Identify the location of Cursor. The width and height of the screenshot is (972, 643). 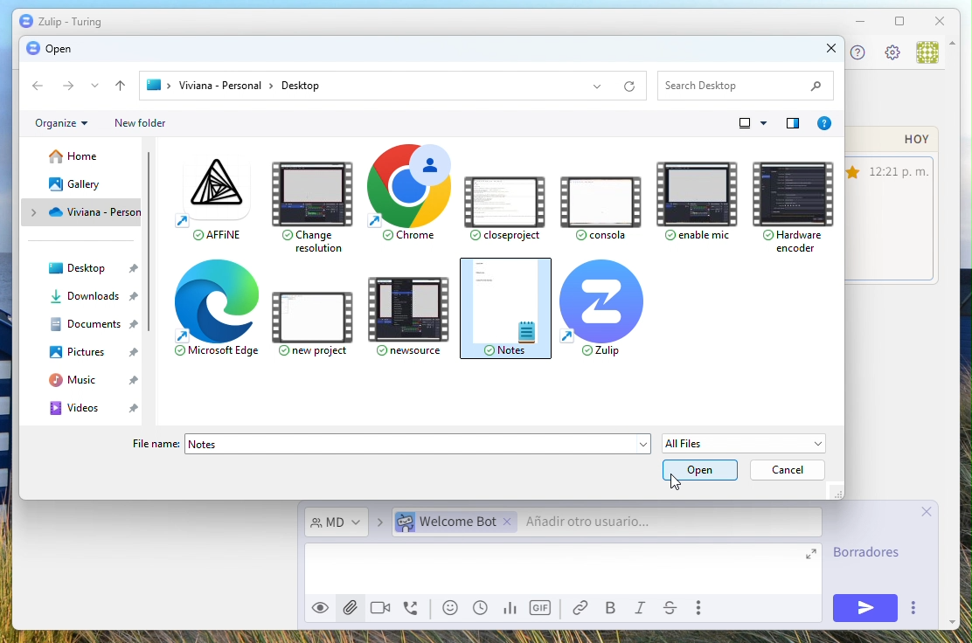
(679, 484).